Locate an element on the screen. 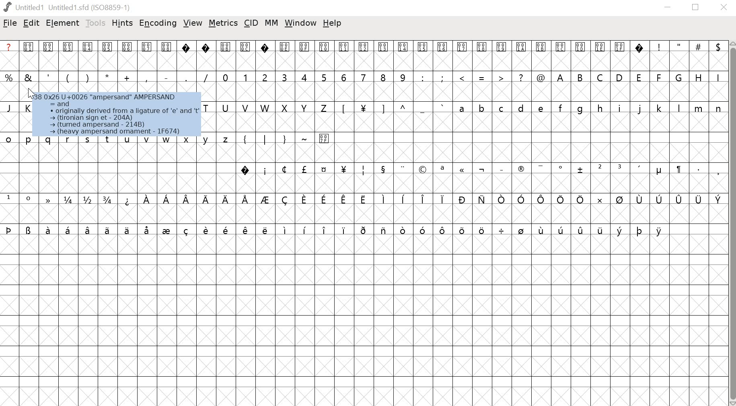 This screenshot has width=736, height=406. 0016 is located at coordinates (443, 55).